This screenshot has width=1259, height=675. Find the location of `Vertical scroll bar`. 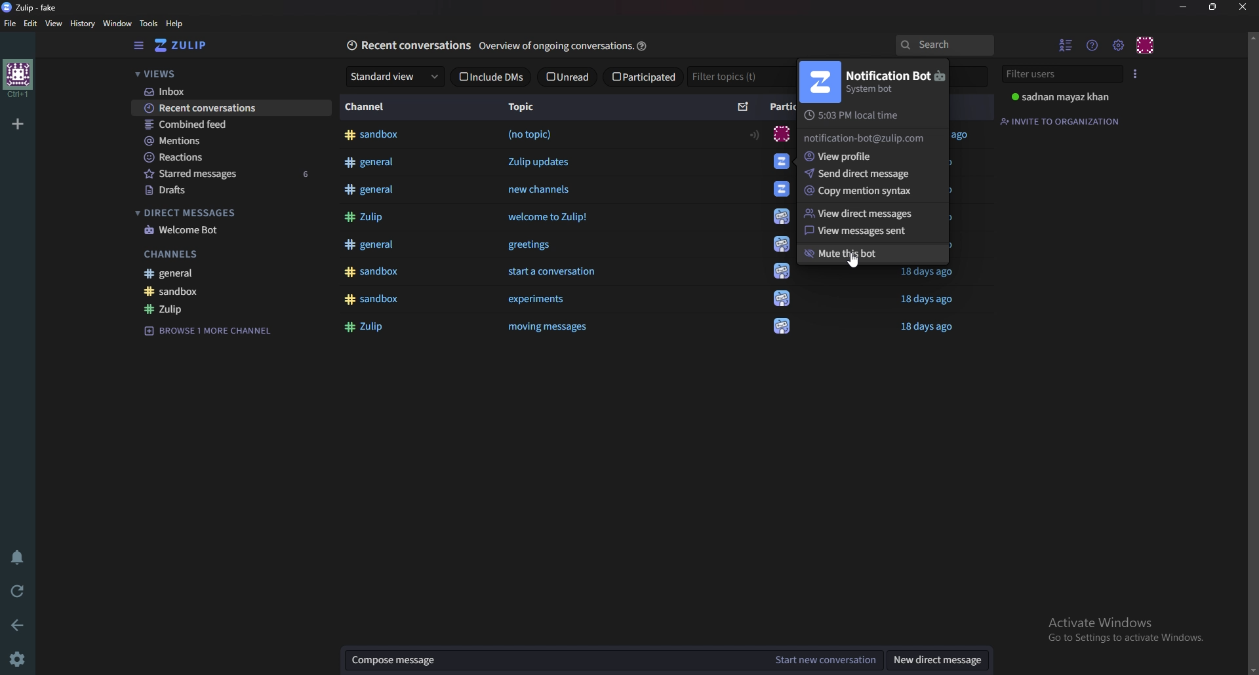

Vertical scroll bar is located at coordinates (1252, 351).